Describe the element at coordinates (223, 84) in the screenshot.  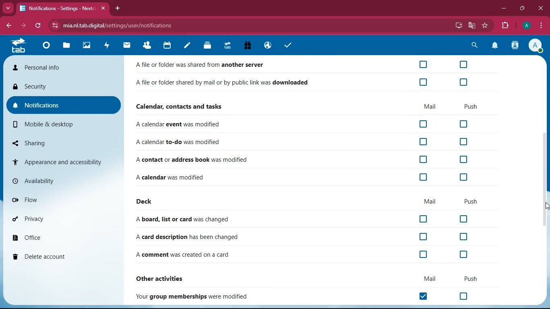
I see `A file or folder shared by mail or by public link was downloaded` at that location.